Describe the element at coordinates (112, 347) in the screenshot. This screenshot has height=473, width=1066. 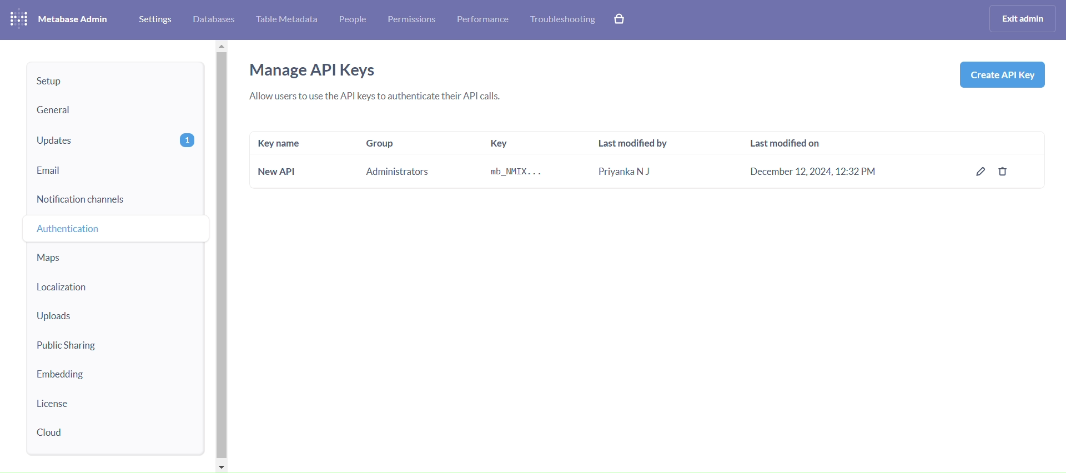
I see `public sharing` at that location.